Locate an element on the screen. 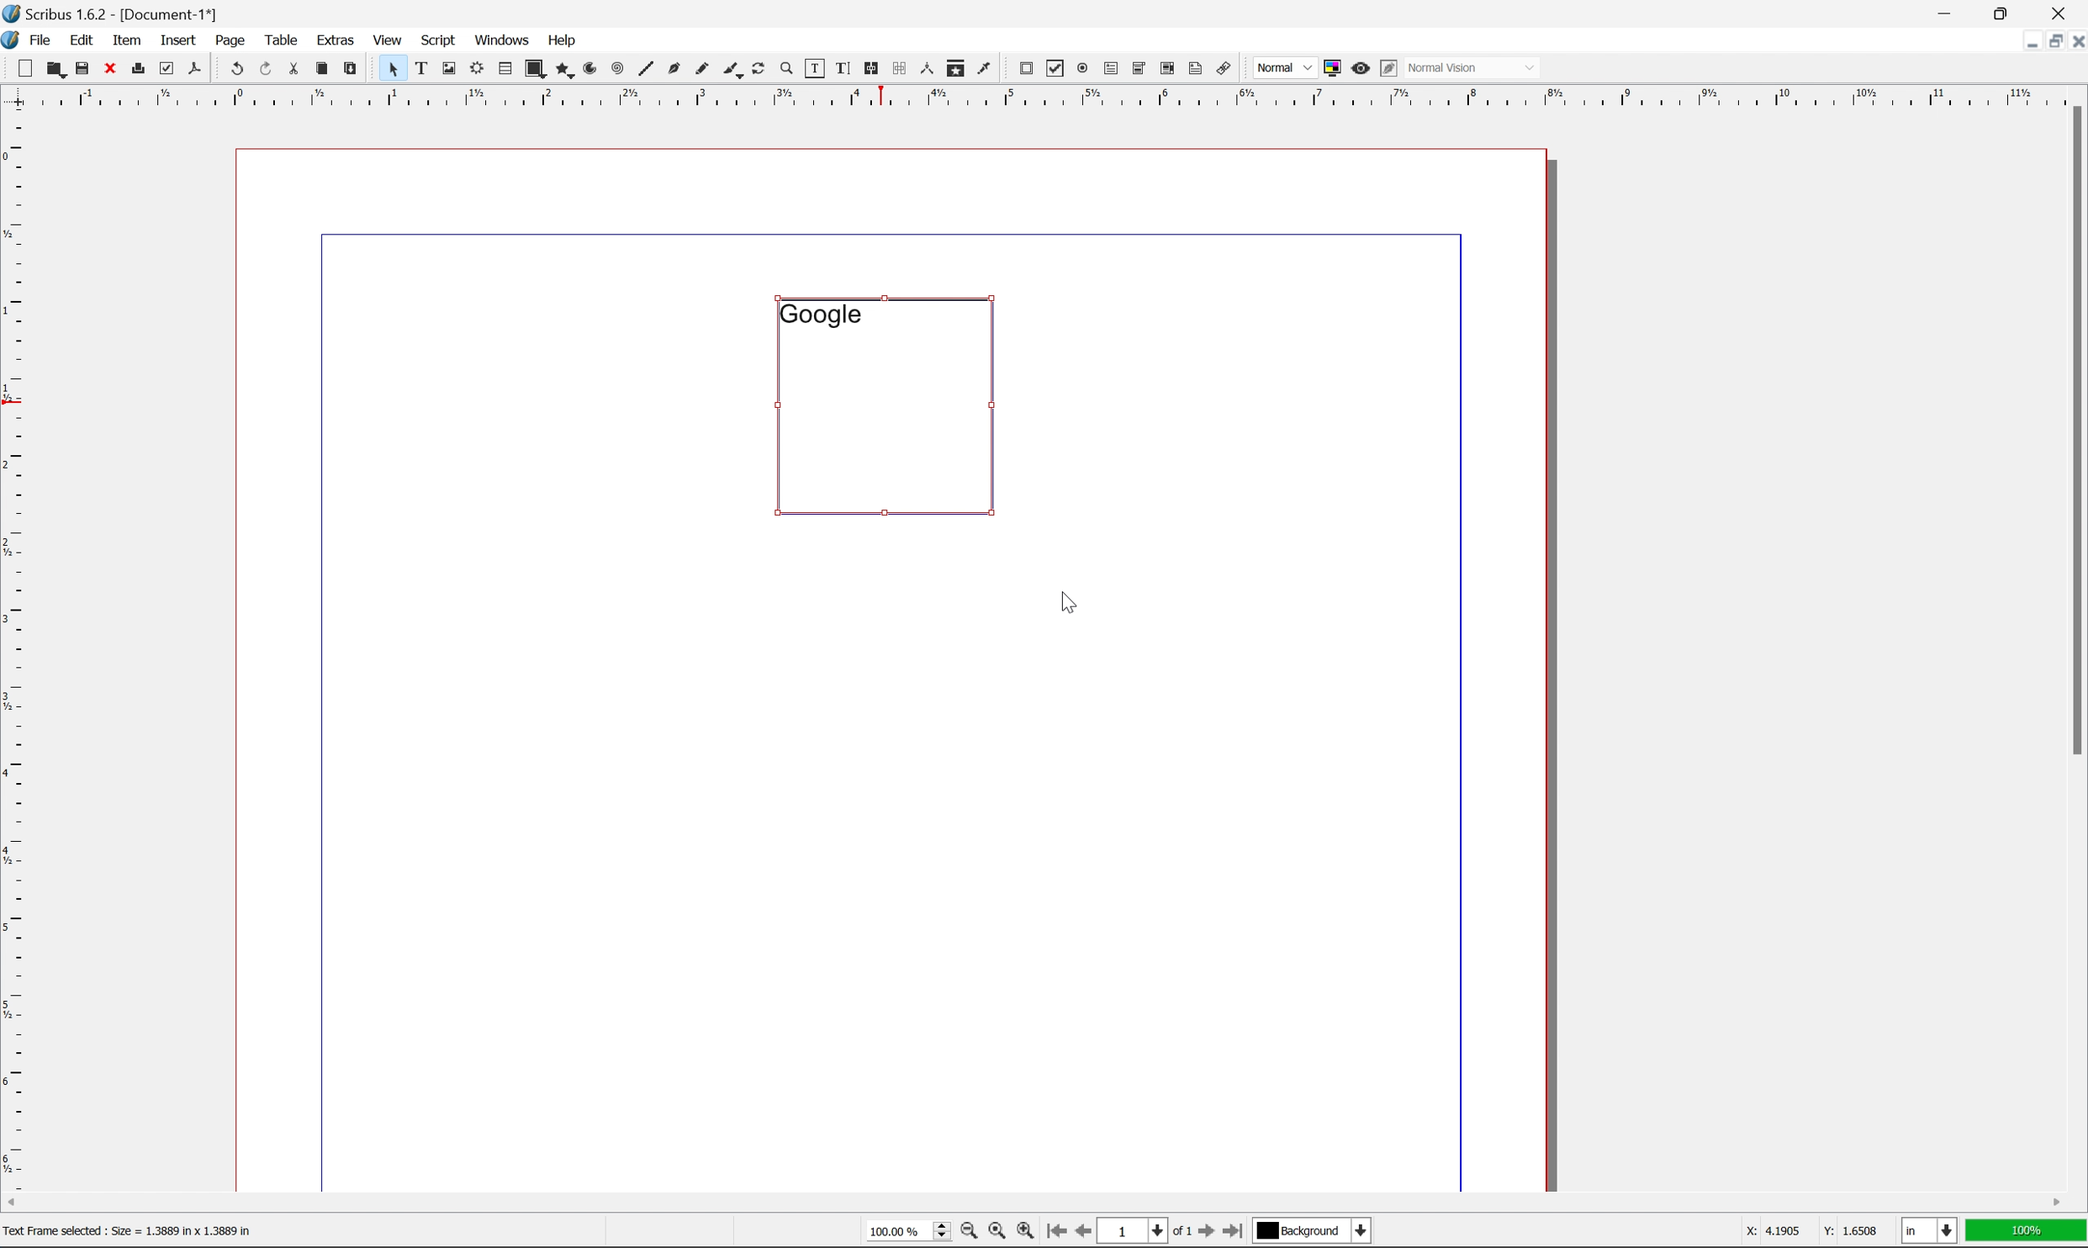 This screenshot has width=2088, height=1248. measurements is located at coordinates (926, 68).